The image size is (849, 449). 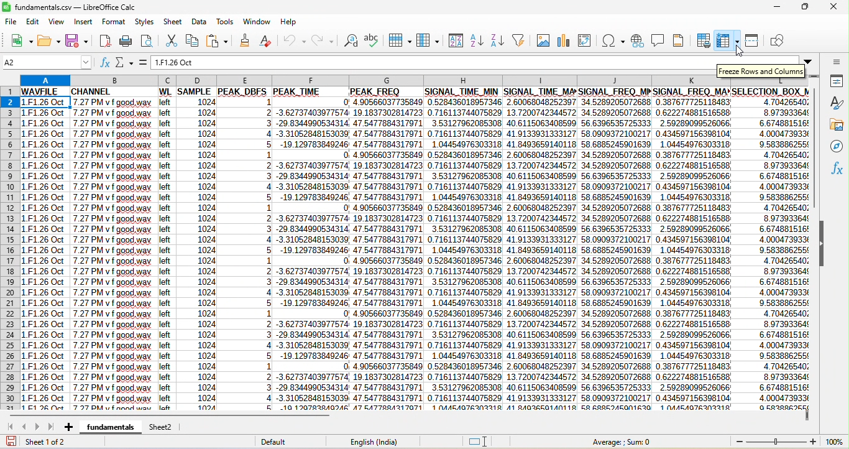 What do you see at coordinates (427, 40) in the screenshot?
I see `column` at bounding box center [427, 40].